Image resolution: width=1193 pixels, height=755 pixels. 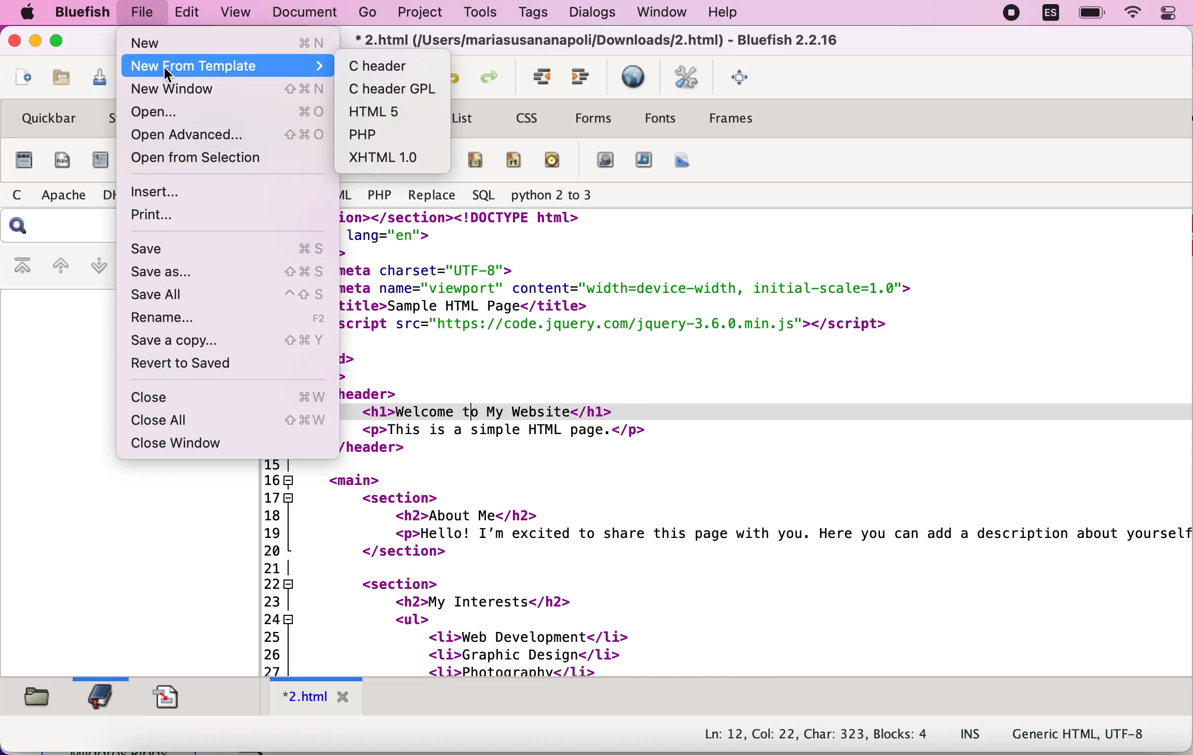 I want to click on Apple icon, so click(x=27, y=12).